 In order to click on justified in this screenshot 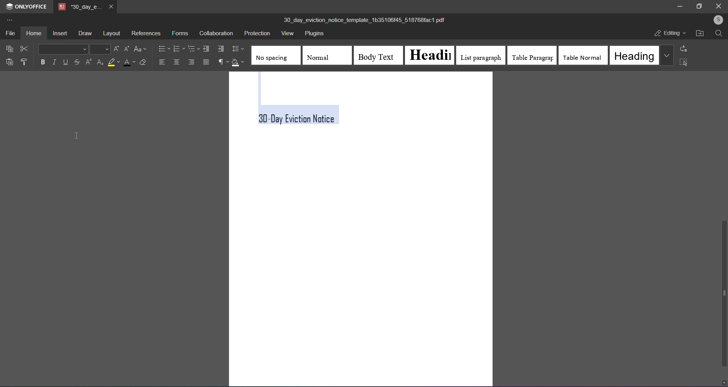, I will do `click(206, 62)`.